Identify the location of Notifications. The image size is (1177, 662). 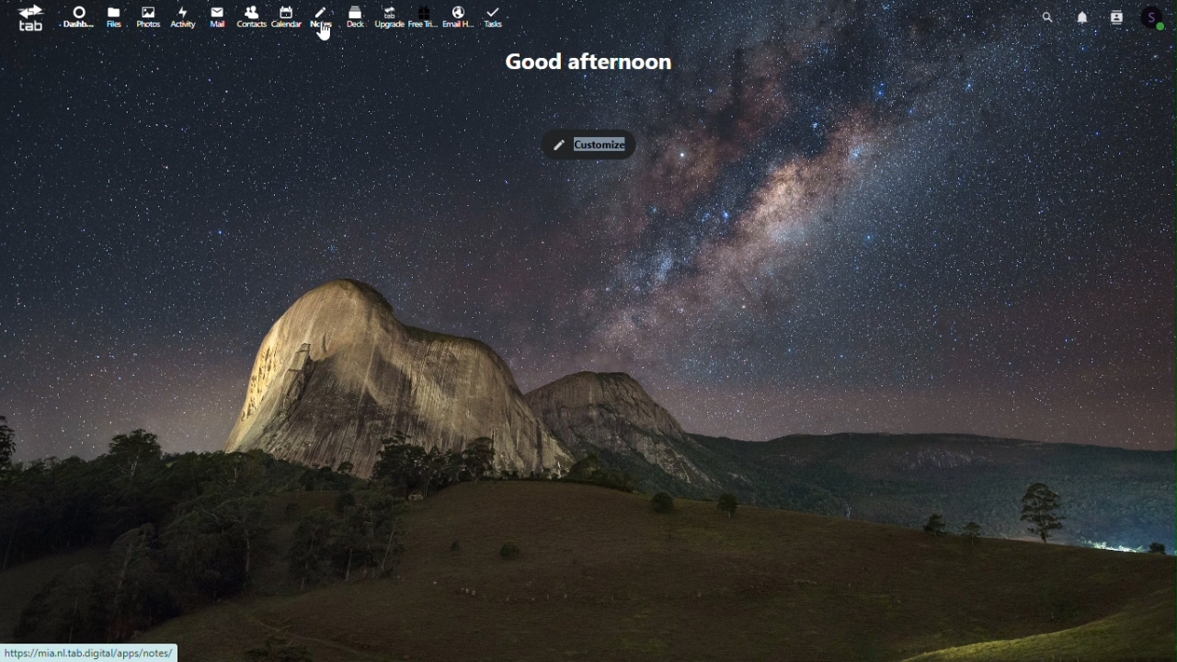
(1080, 16).